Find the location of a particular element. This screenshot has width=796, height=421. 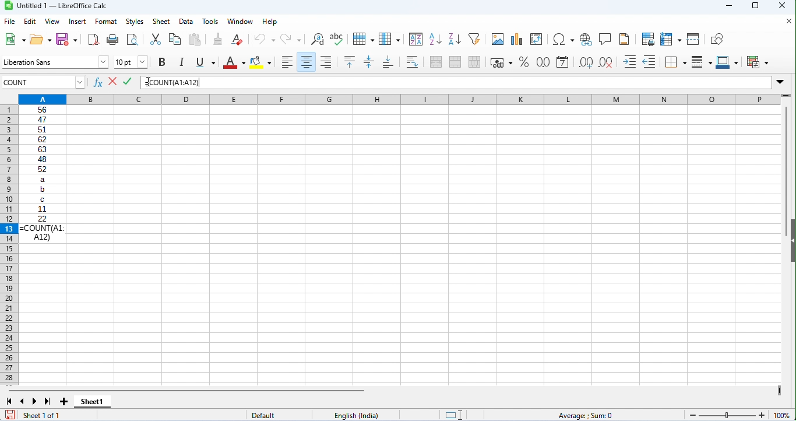

add decimal place is located at coordinates (586, 62).